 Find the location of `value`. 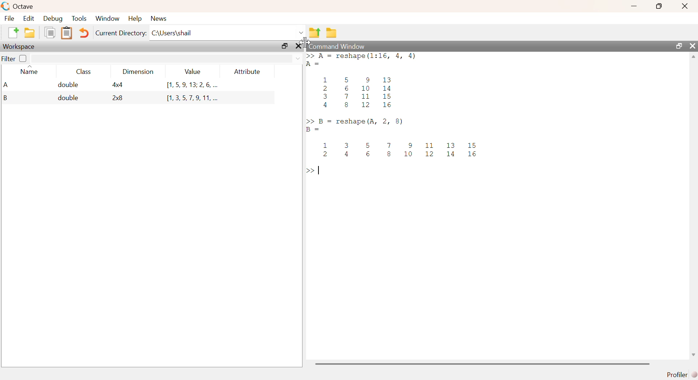

value is located at coordinates (193, 72).